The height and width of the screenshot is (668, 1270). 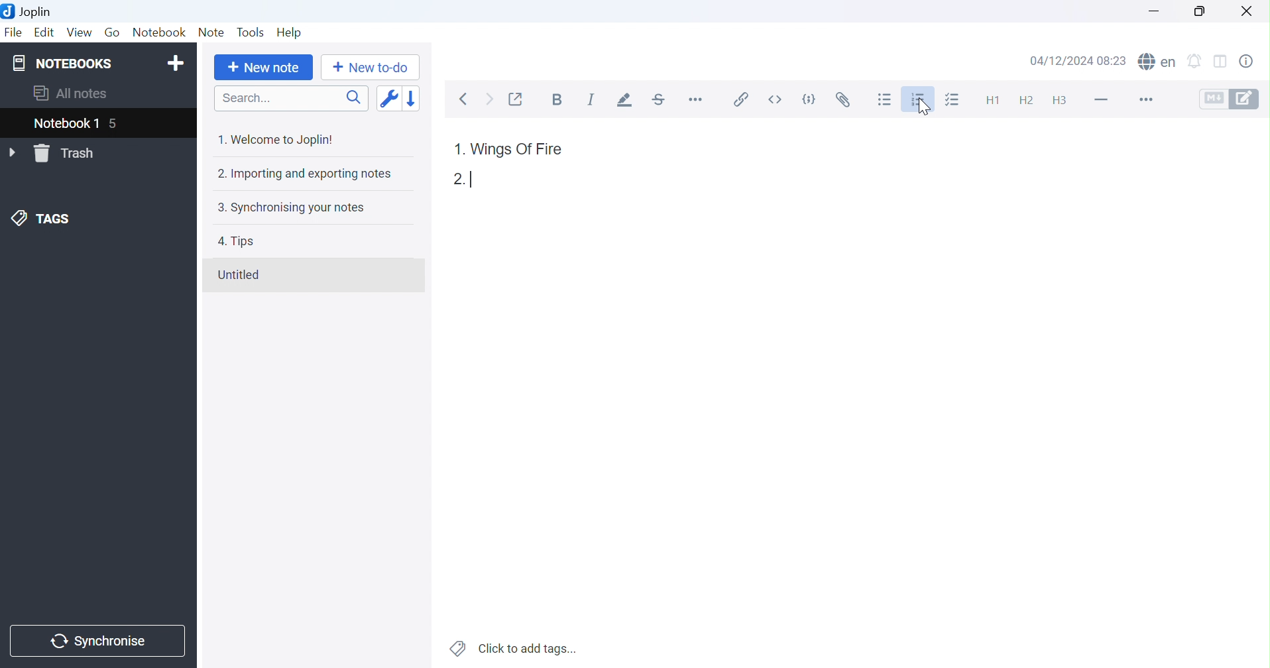 What do you see at coordinates (920, 101) in the screenshot?
I see `numbered list` at bounding box center [920, 101].